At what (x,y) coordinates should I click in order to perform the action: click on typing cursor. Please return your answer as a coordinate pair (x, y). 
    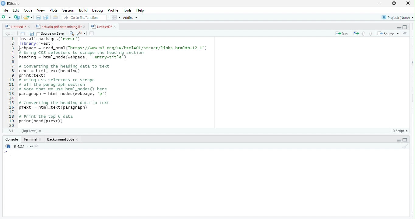
    Looking at the image, I should click on (9, 152).